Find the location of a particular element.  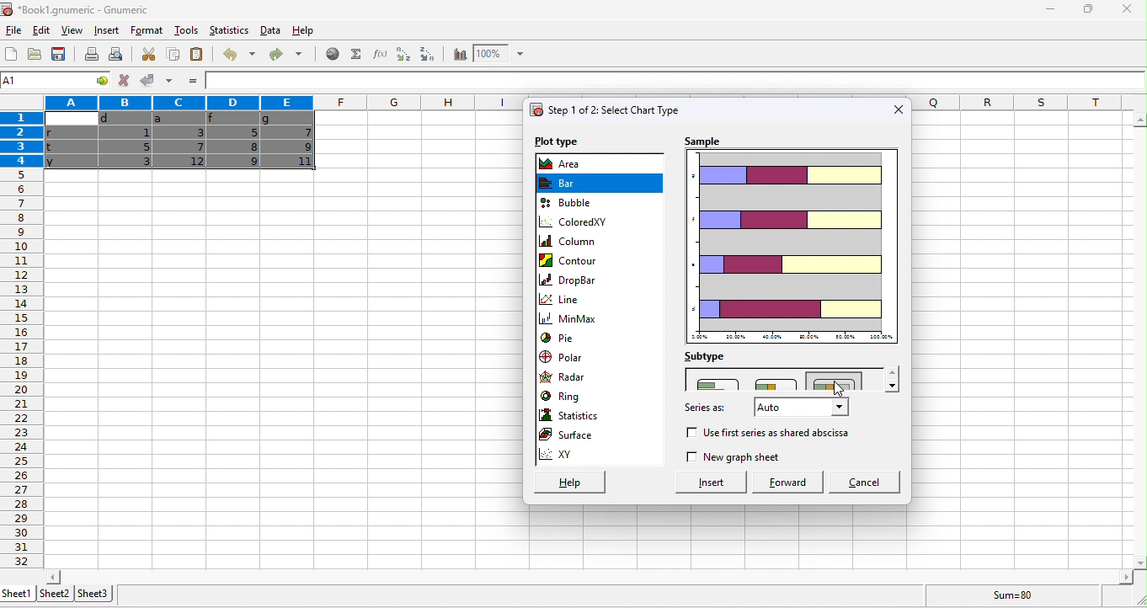

xy is located at coordinates (599, 456).